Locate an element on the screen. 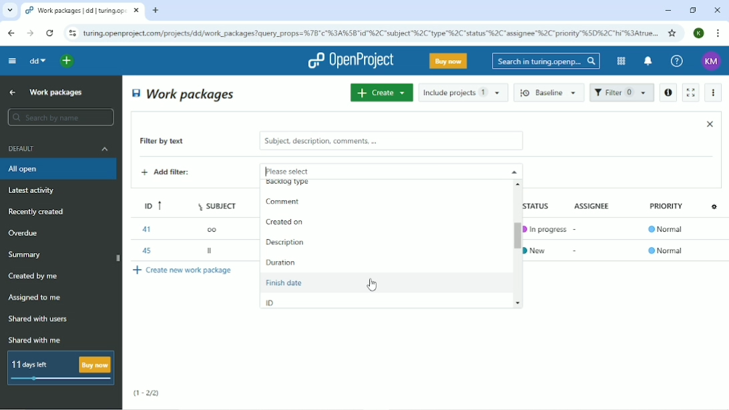 The width and height of the screenshot is (729, 410). Created on is located at coordinates (285, 224).